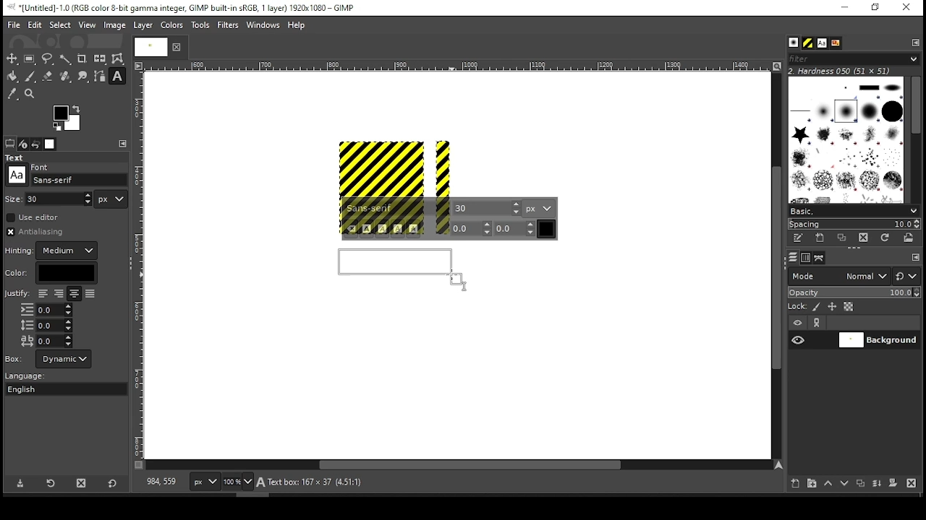 This screenshot has height=520, width=926. I want to click on device status, so click(23, 144).